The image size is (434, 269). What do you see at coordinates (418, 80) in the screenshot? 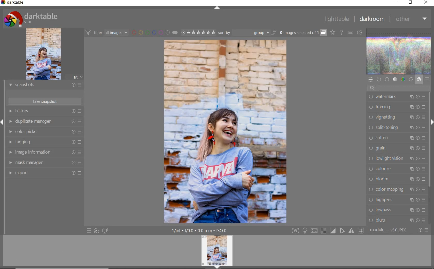
I see `effect` at bounding box center [418, 80].